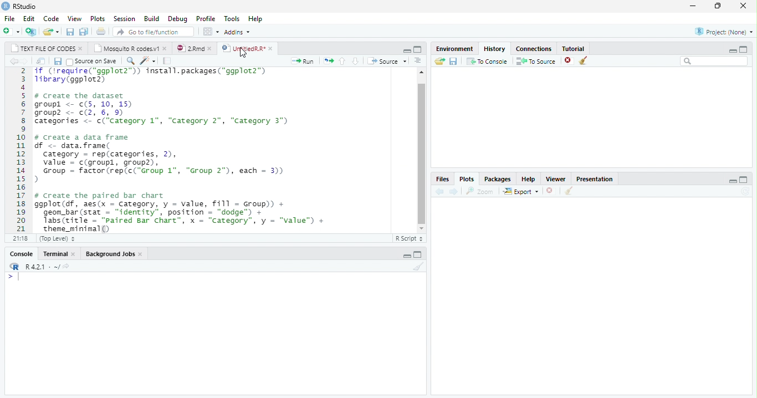 The image size is (757, 398). Describe the element at coordinates (96, 18) in the screenshot. I see `plots` at that location.